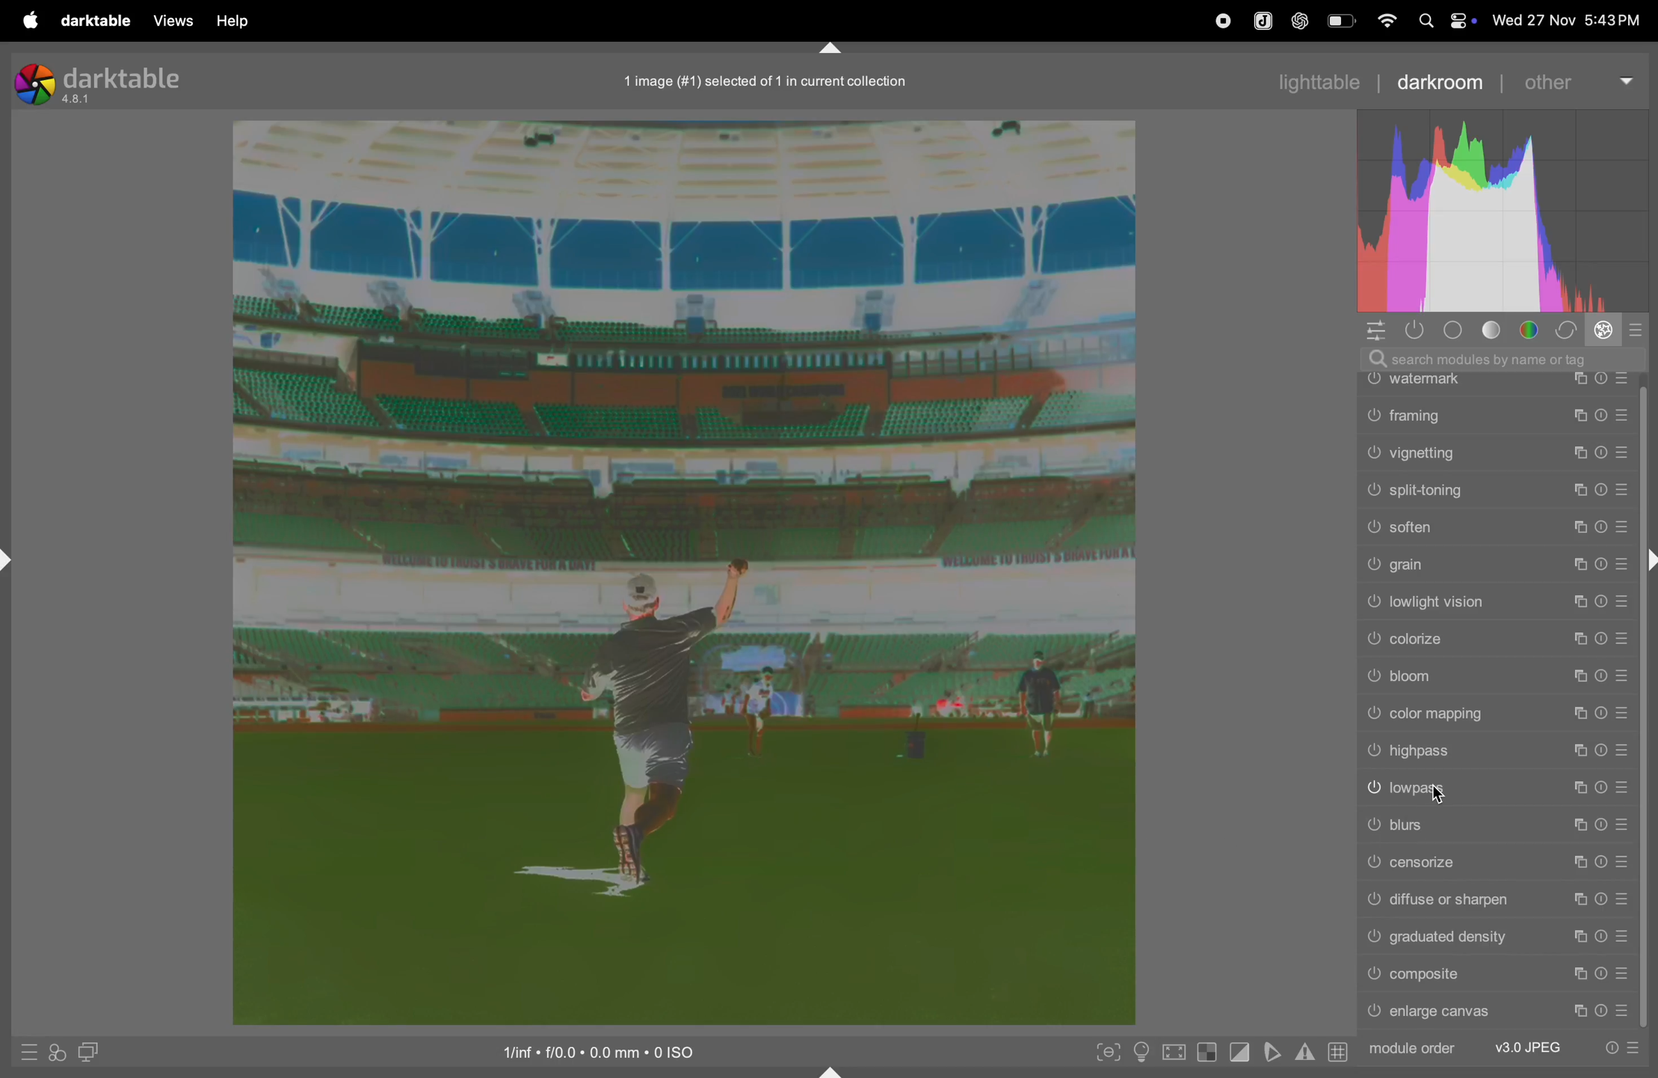  What do you see at coordinates (29, 20) in the screenshot?
I see `Apple menu` at bounding box center [29, 20].